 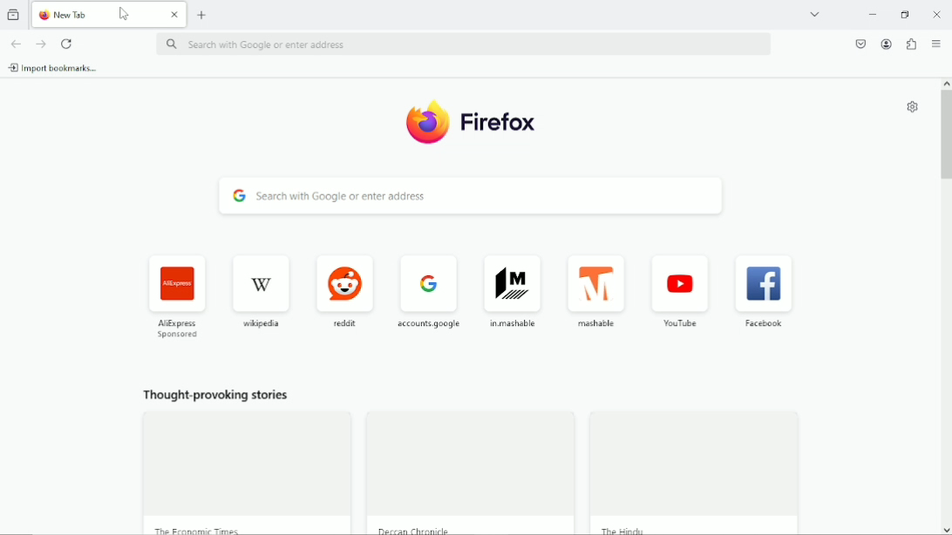 What do you see at coordinates (886, 44) in the screenshot?
I see `Account` at bounding box center [886, 44].